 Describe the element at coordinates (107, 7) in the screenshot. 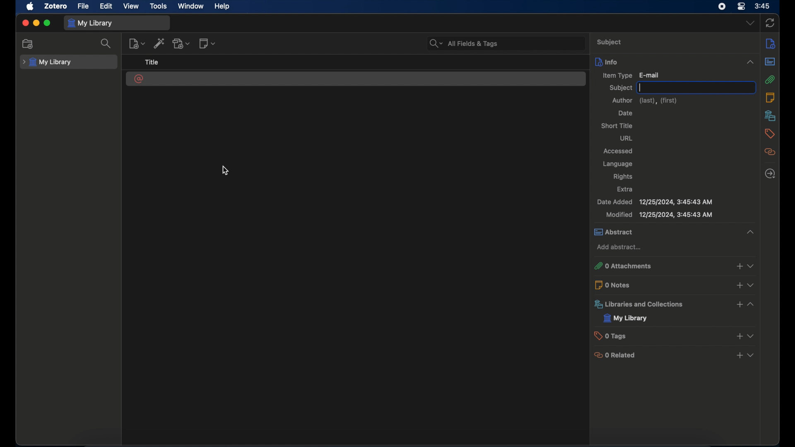

I see `edit` at that location.